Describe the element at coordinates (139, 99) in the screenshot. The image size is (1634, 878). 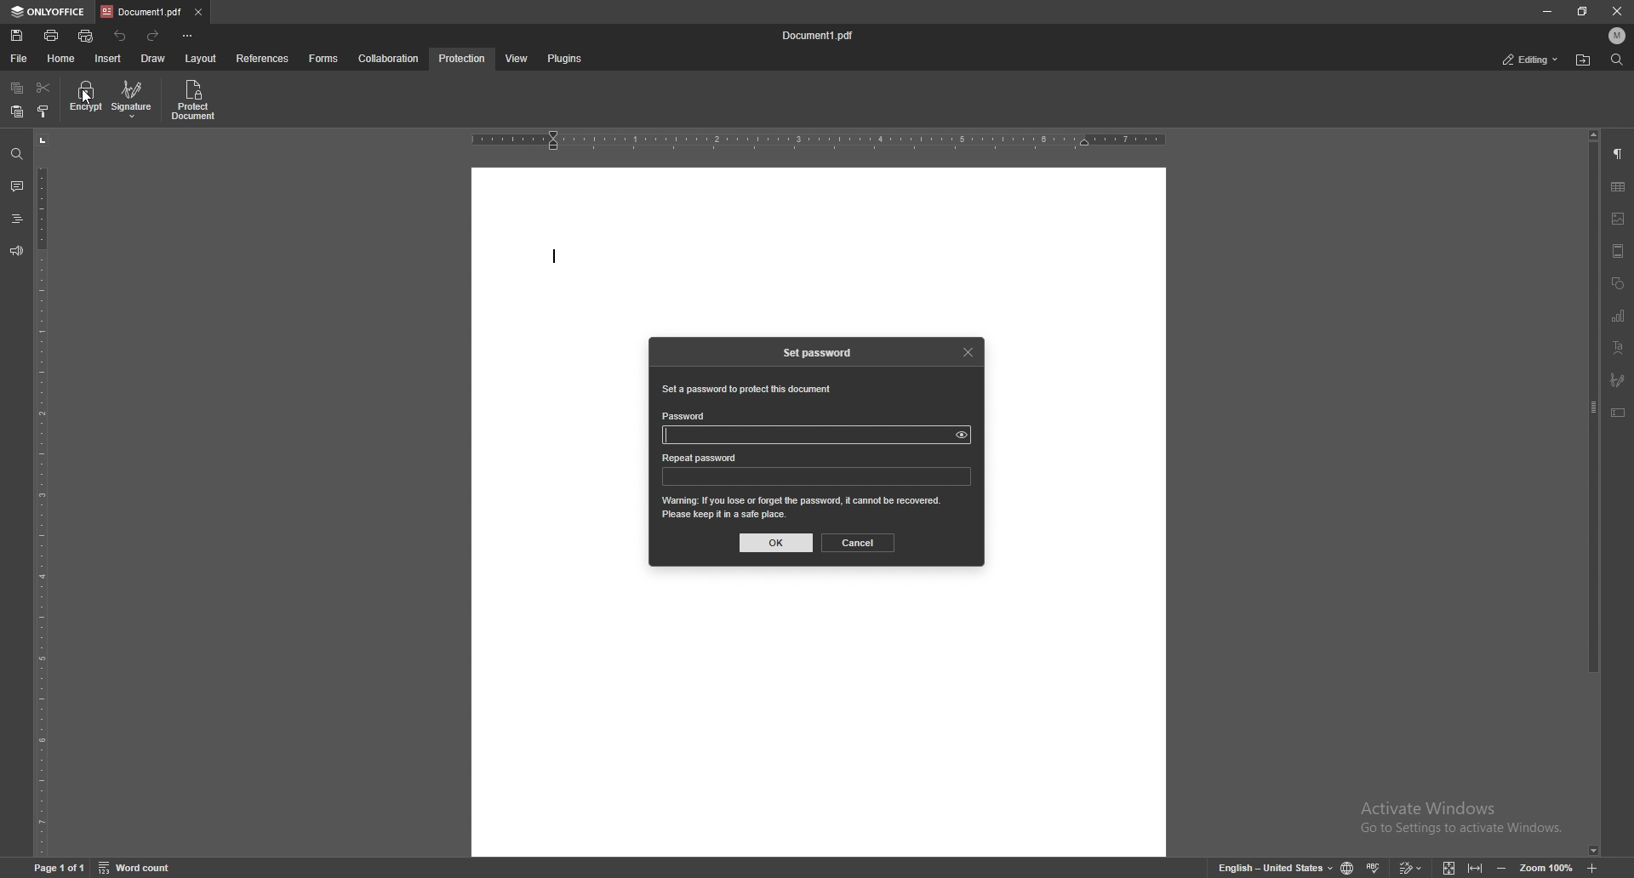
I see `signature` at that location.